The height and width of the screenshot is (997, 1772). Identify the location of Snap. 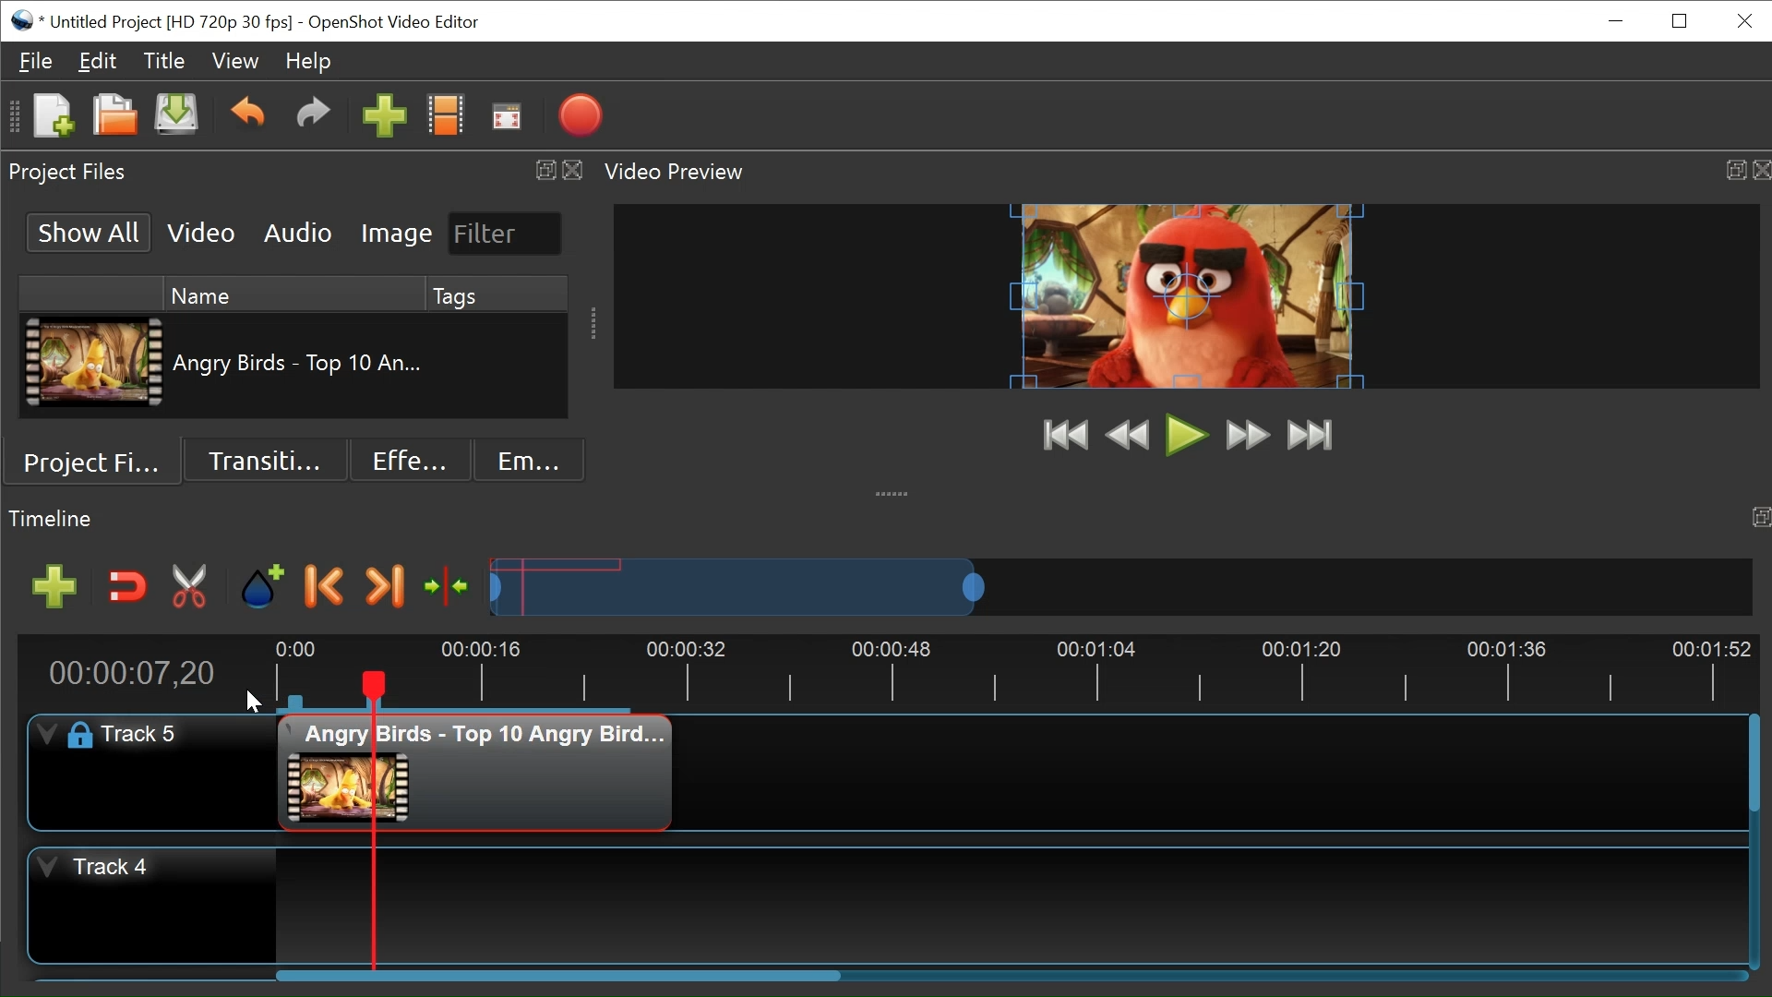
(128, 587).